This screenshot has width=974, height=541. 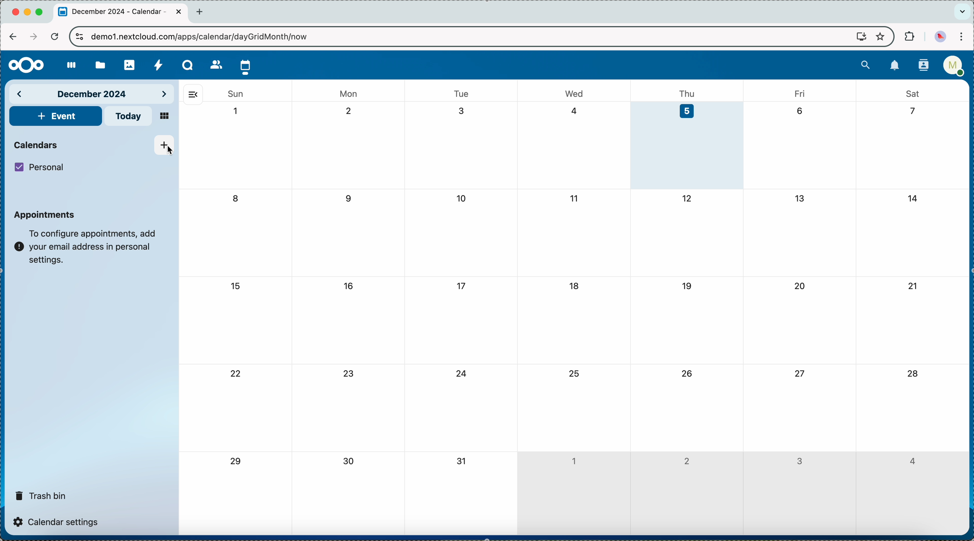 I want to click on mon, so click(x=349, y=91).